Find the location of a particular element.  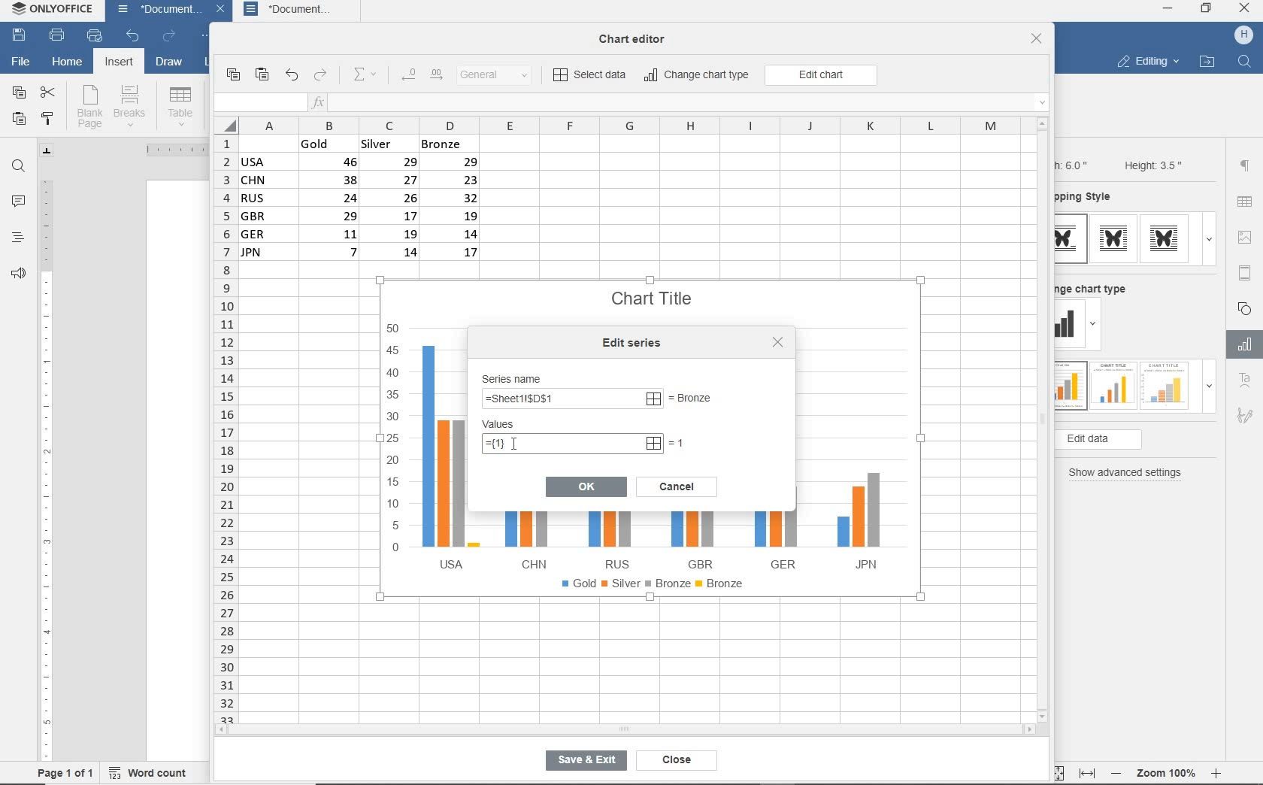

feedback & support is located at coordinates (17, 277).